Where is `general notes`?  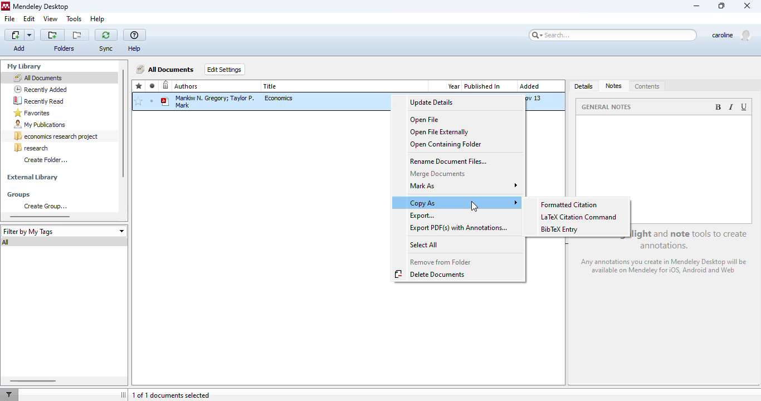
general notes is located at coordinates (608, 106).